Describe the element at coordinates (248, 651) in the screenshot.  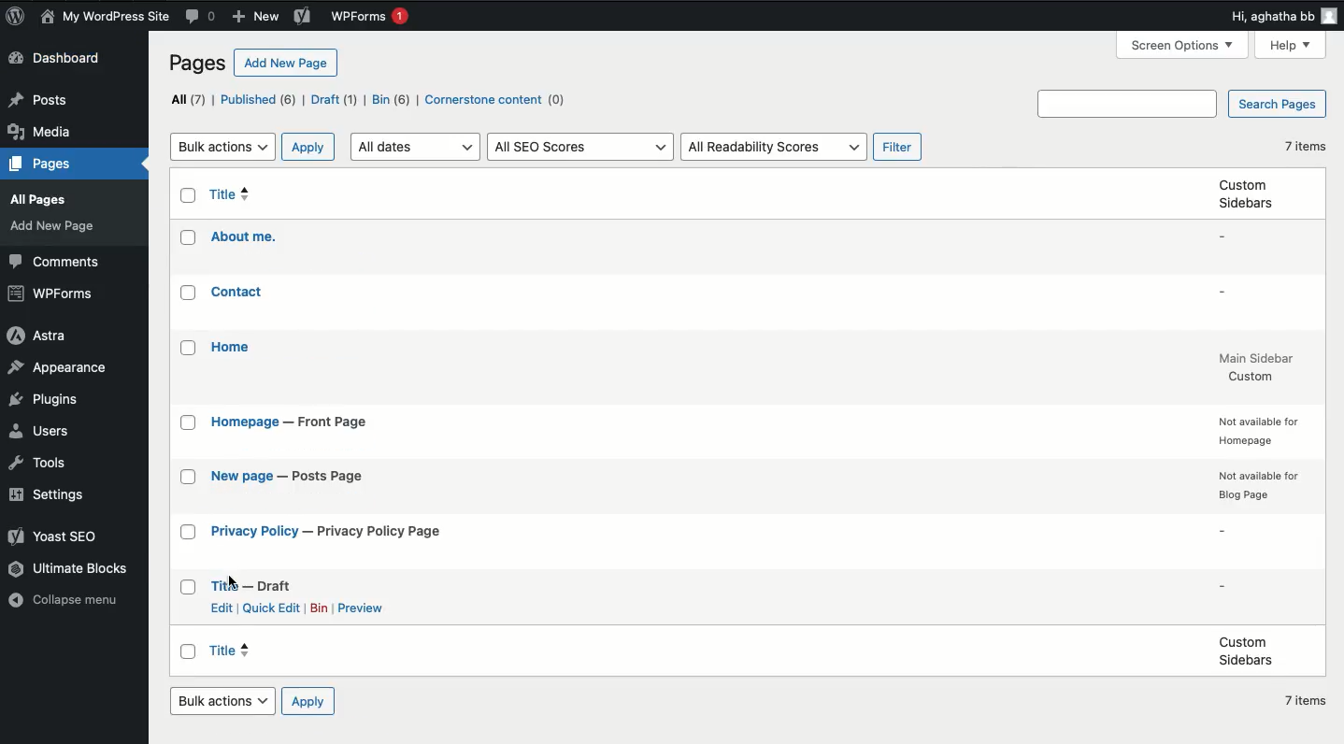
I see `Title` at that location.